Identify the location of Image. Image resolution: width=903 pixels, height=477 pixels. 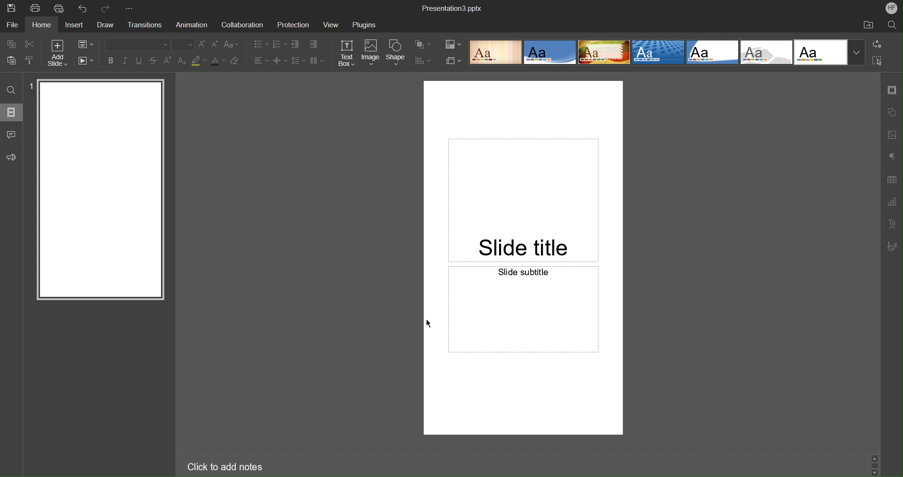
(371, 53).